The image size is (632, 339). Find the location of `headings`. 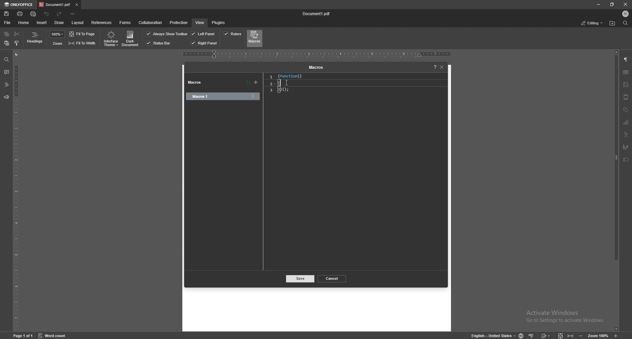

headings is located at coordinates (35, 39).